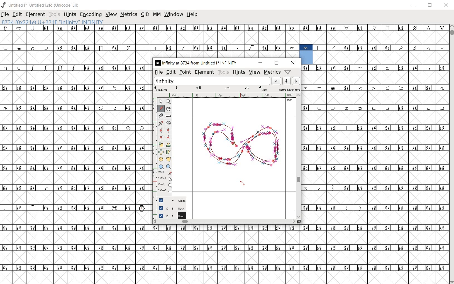 The height and width of the screenshot is (284, 454). Describe the element at coordinates (168, 152) in the screenshot. I see `skew the selection` at that location.